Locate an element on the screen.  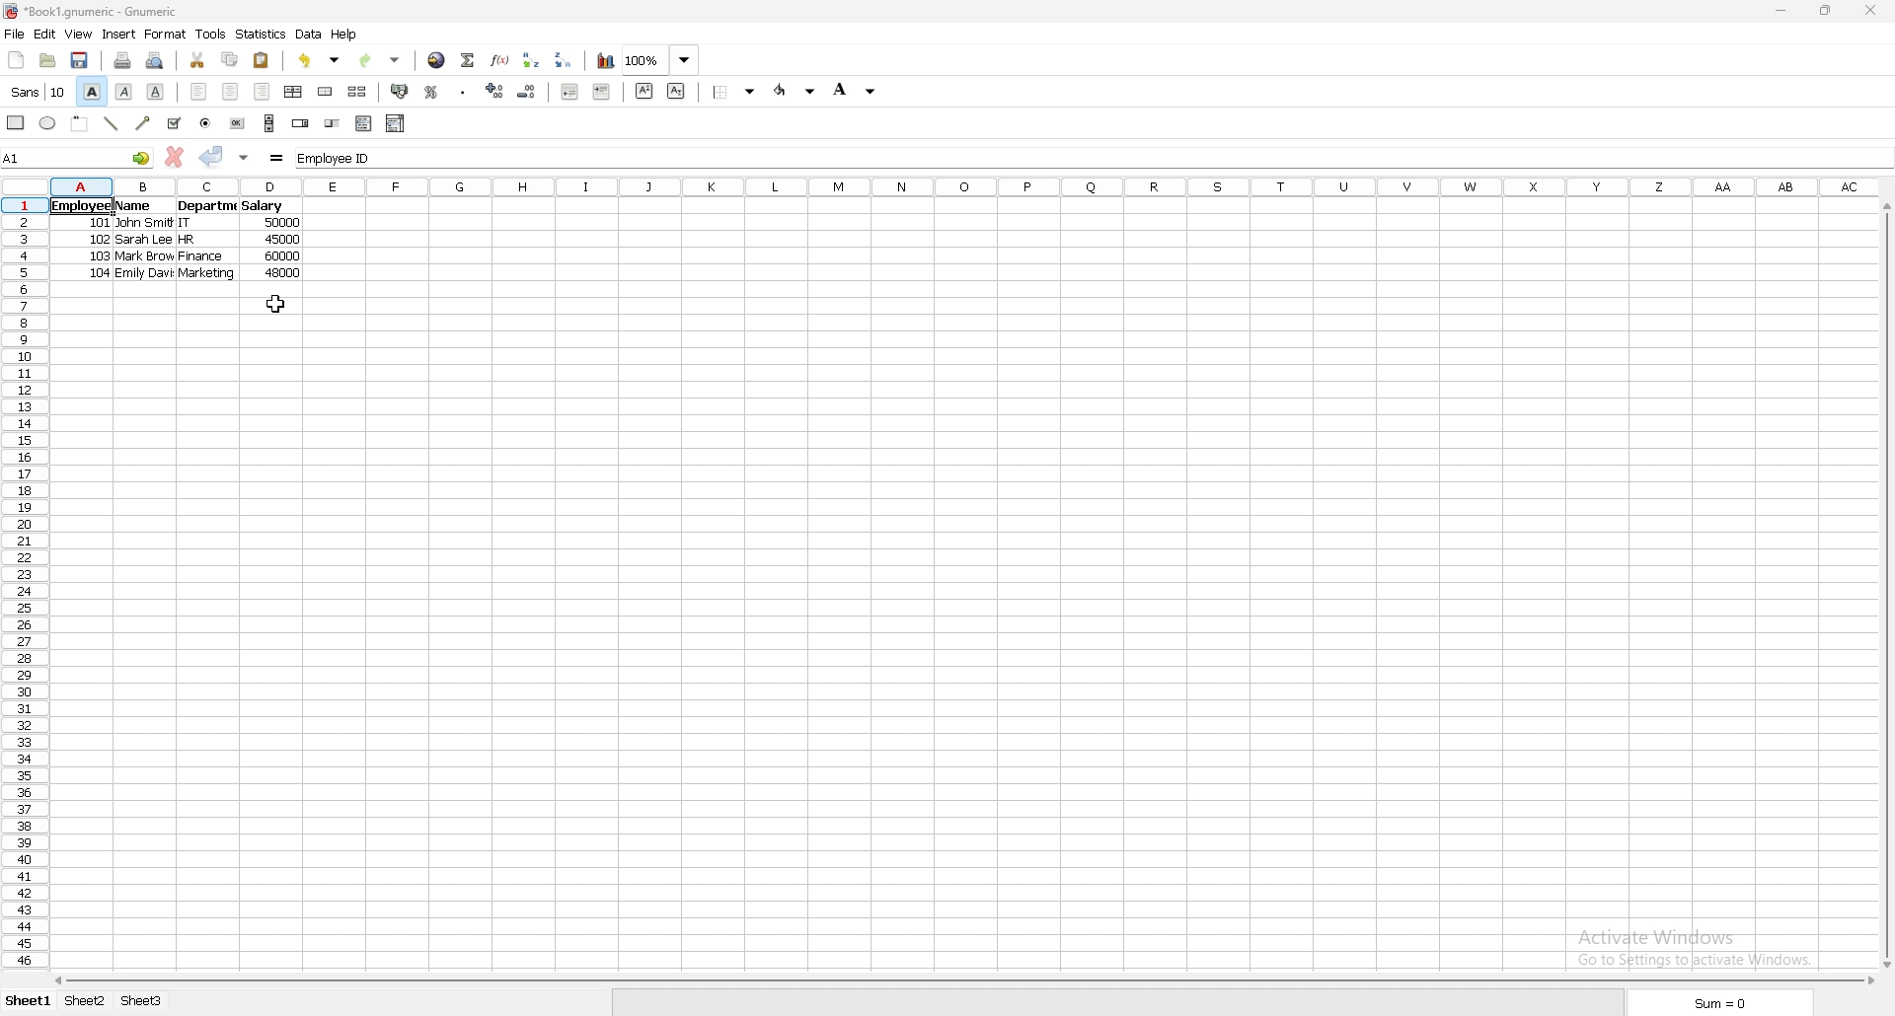
summation is located at coordinates (469, 60).